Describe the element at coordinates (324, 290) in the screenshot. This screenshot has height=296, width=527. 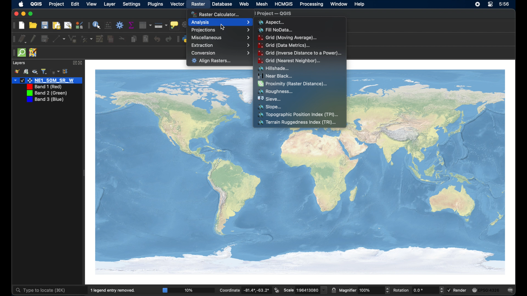
I see `drop down menu` at that location.